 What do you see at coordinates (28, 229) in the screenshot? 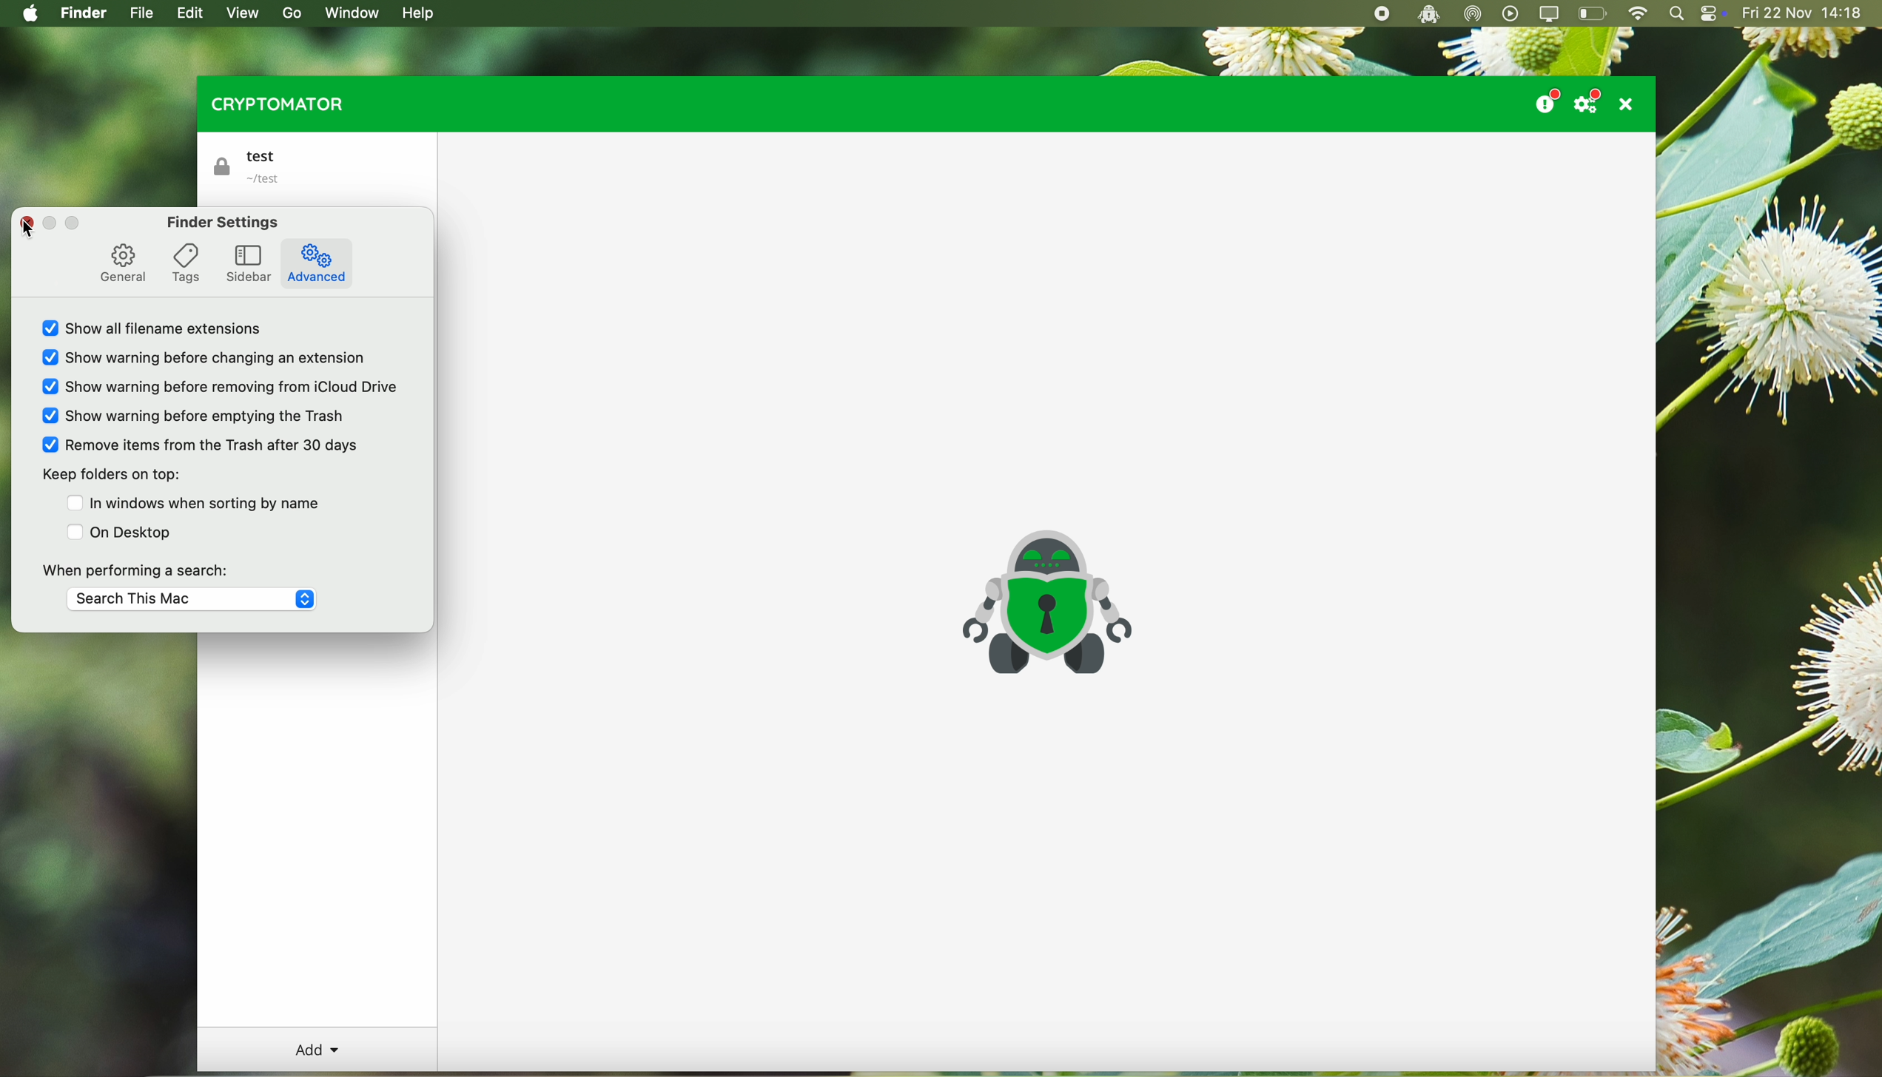
I see `cursor` at bounding box center [28, 229].